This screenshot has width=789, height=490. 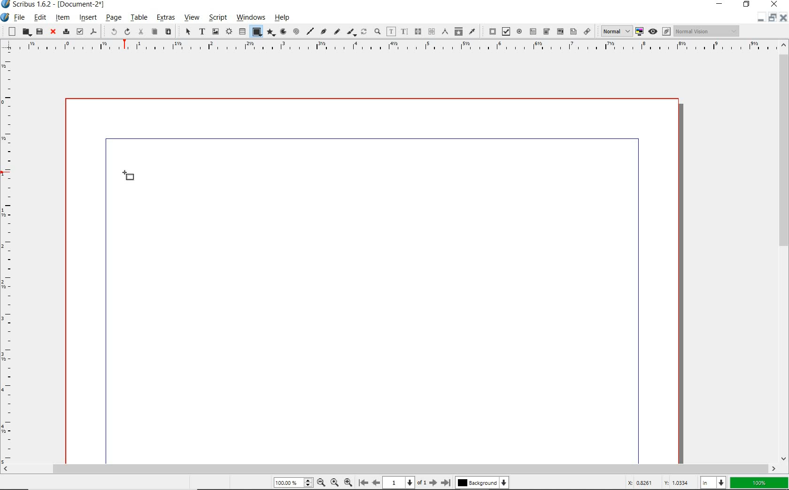 What do you see at coordinates (140, 32) in the screenshot?
I see `cut` at bounding box center [140, 32].